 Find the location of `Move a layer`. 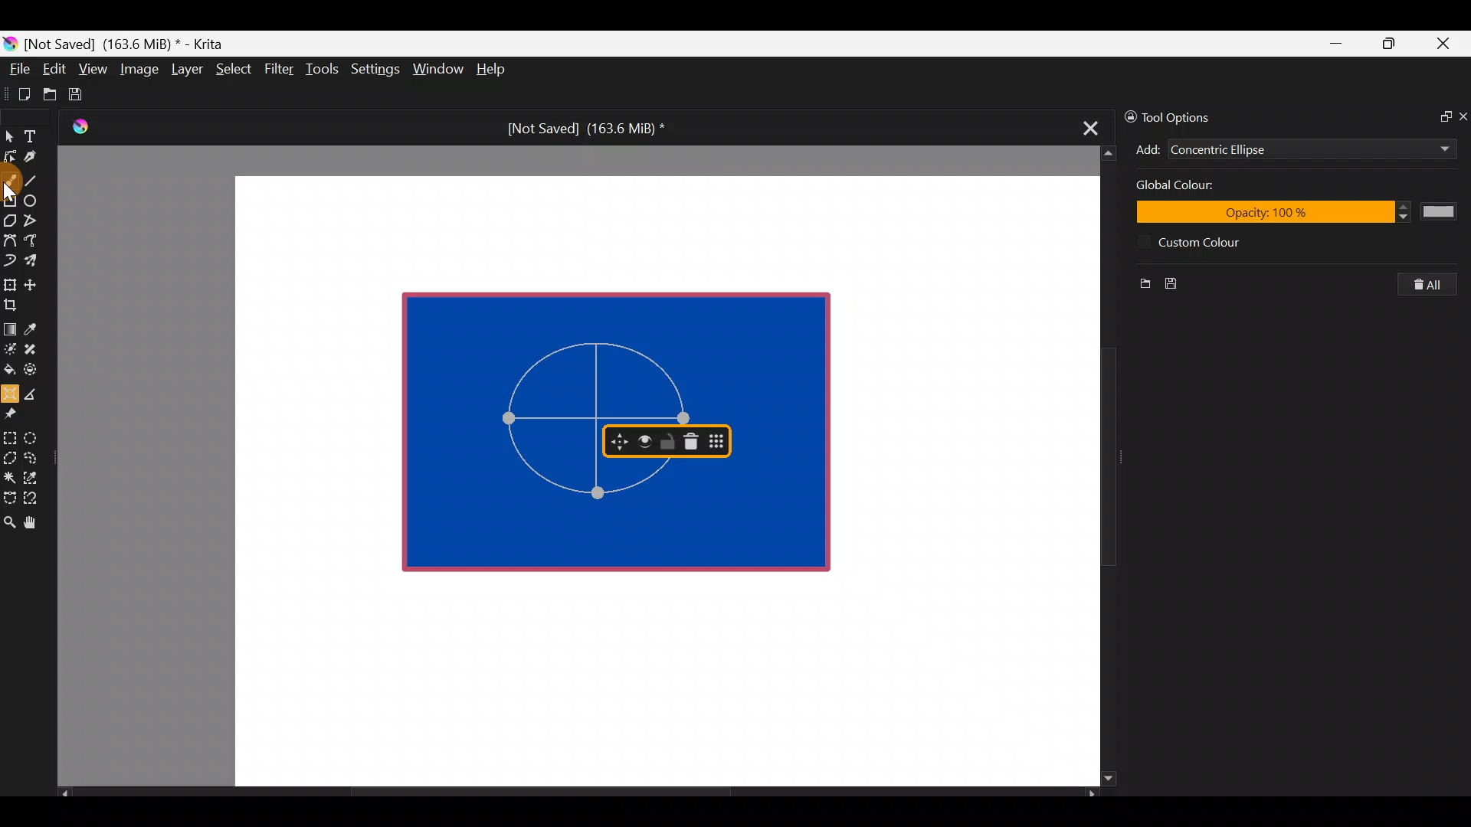

Move a layer is located at coordinates (35, 283).